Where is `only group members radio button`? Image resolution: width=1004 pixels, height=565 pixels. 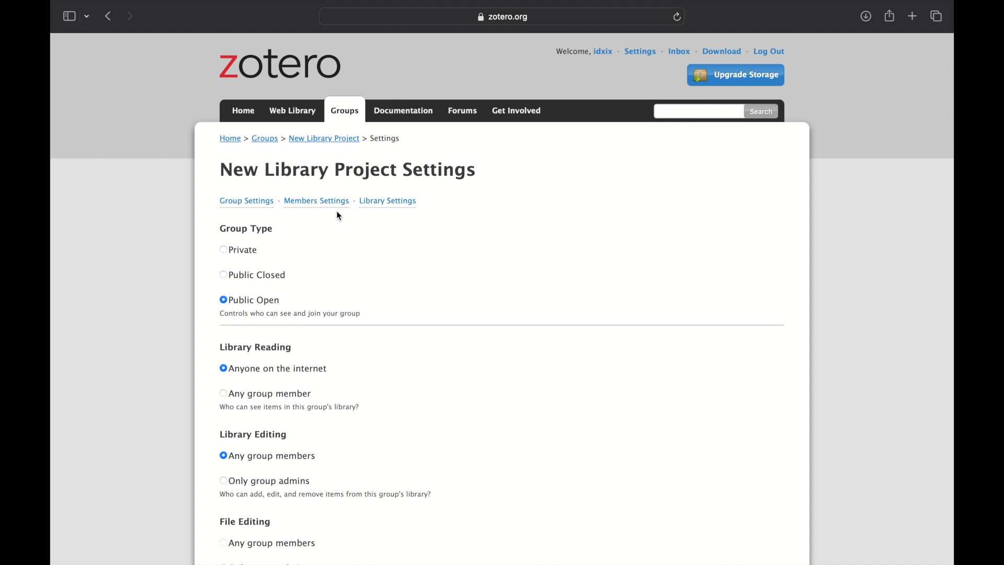
only group members radio button is located at coordinates (270, 481).